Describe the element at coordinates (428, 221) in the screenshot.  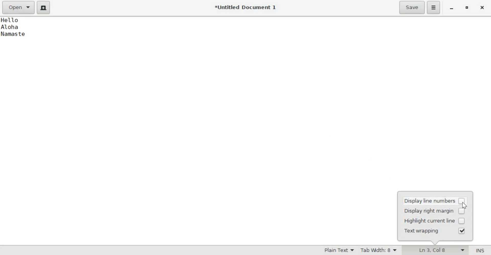
I see `Highlight current line` at that location.